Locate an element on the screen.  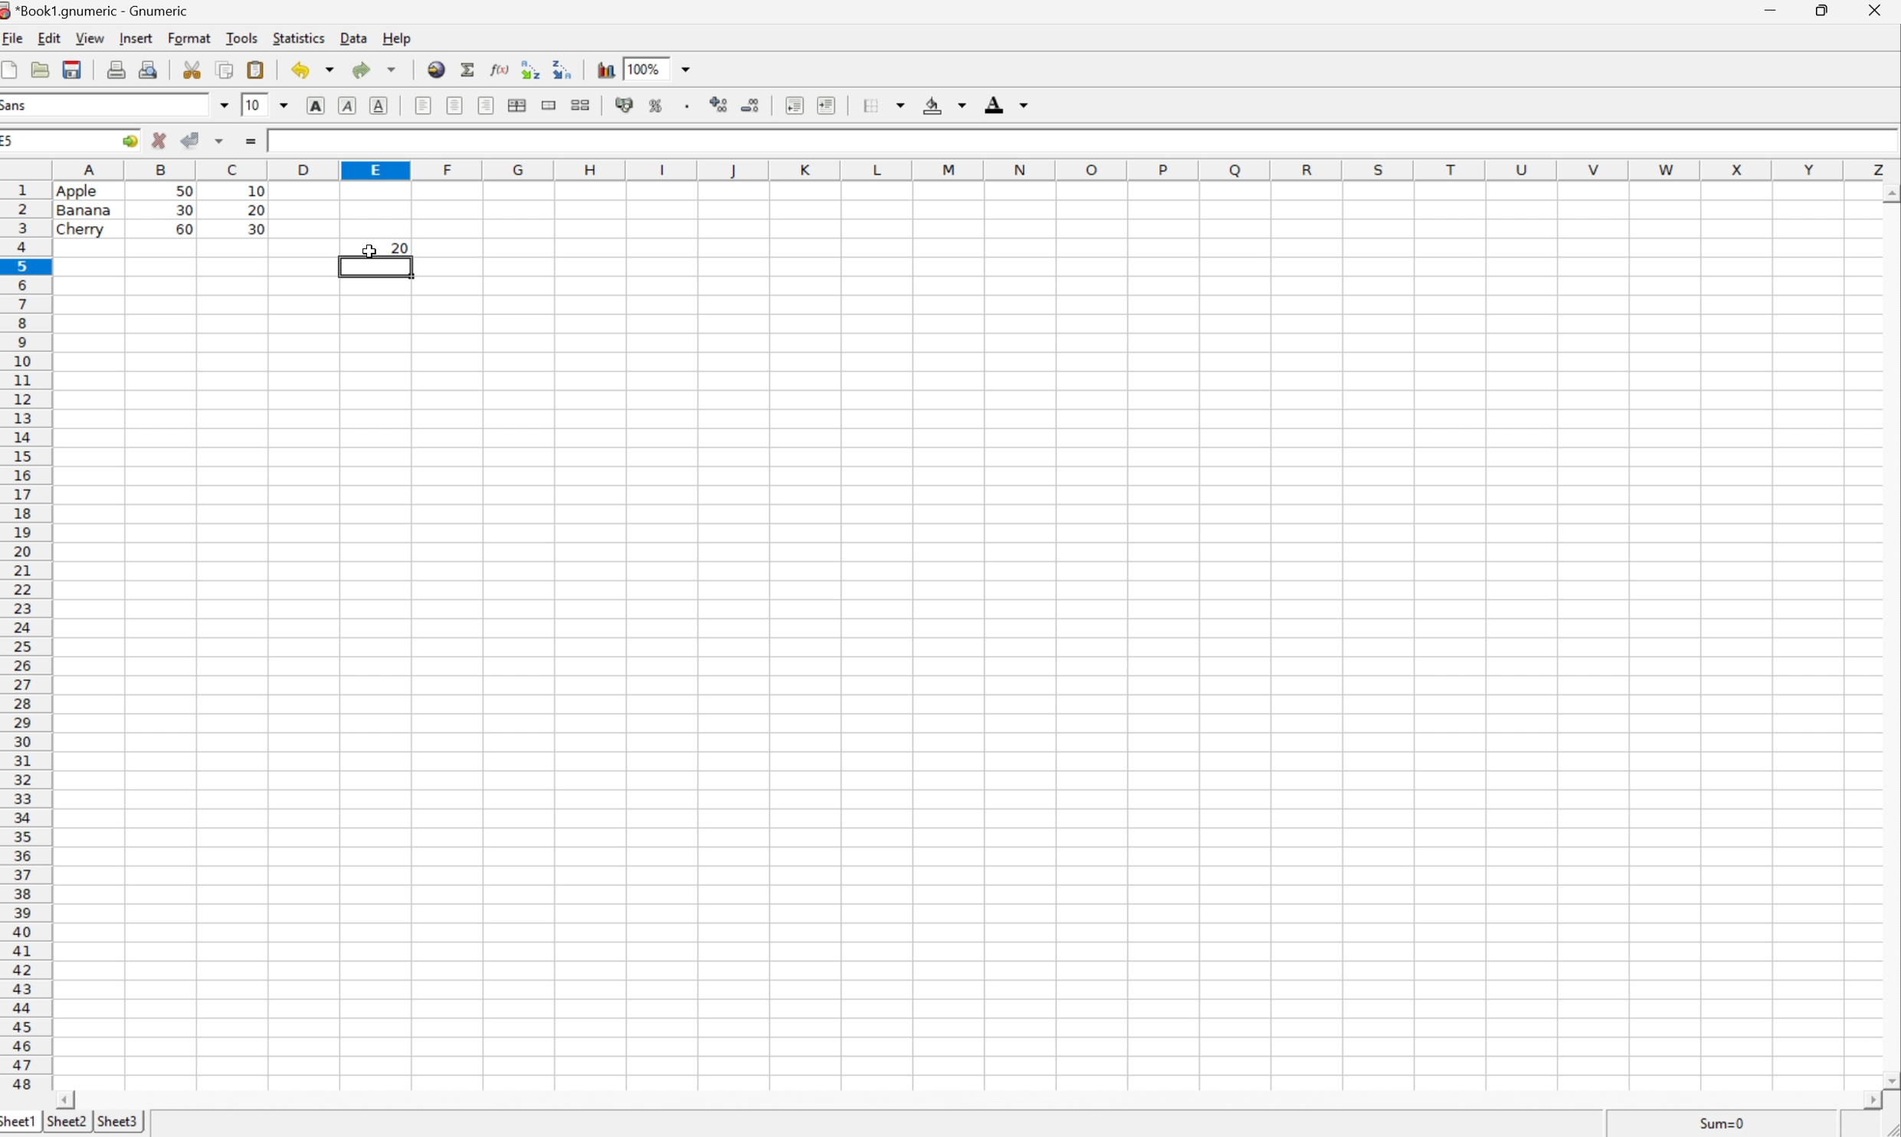
save in current workbook is located at coordinates (73, 68).